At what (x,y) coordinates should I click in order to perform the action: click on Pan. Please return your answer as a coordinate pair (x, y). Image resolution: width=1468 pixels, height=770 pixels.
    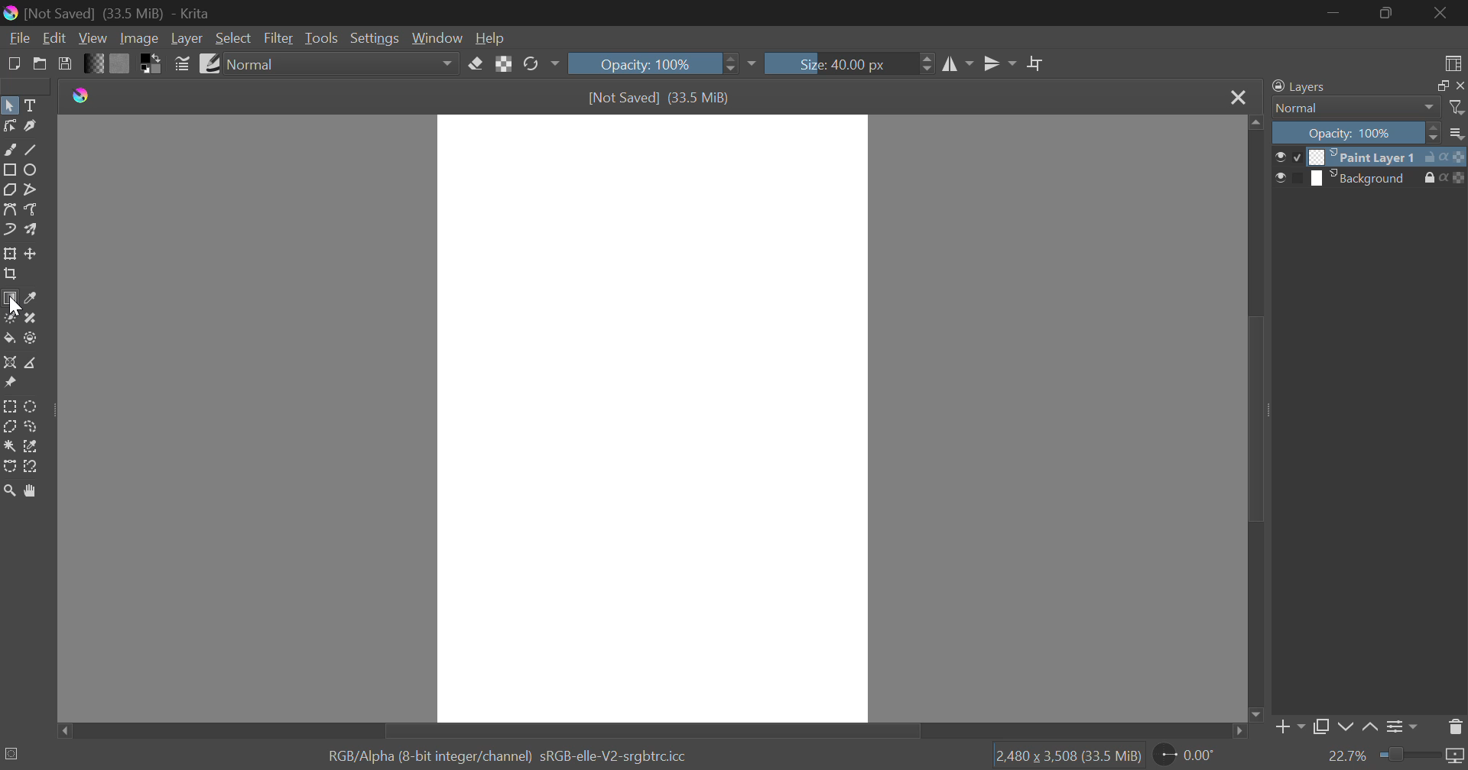
    Looking at the image, I should click on (29, 490).